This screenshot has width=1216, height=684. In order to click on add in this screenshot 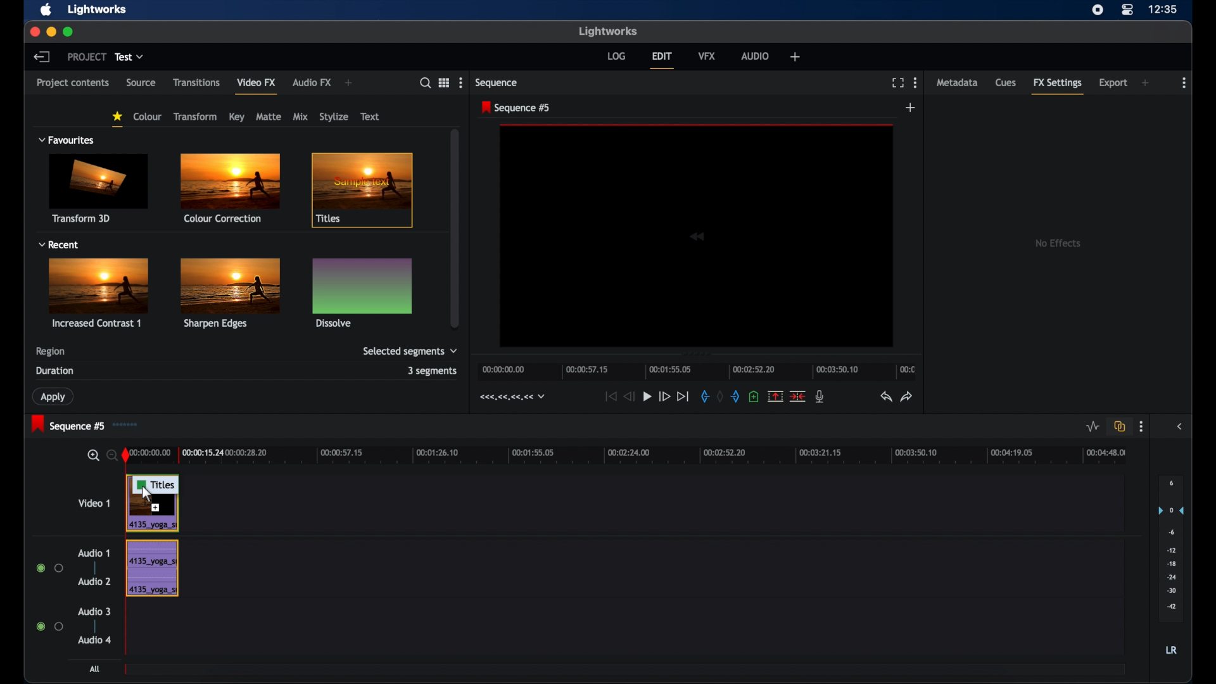, I will do `click(911, 108)`.